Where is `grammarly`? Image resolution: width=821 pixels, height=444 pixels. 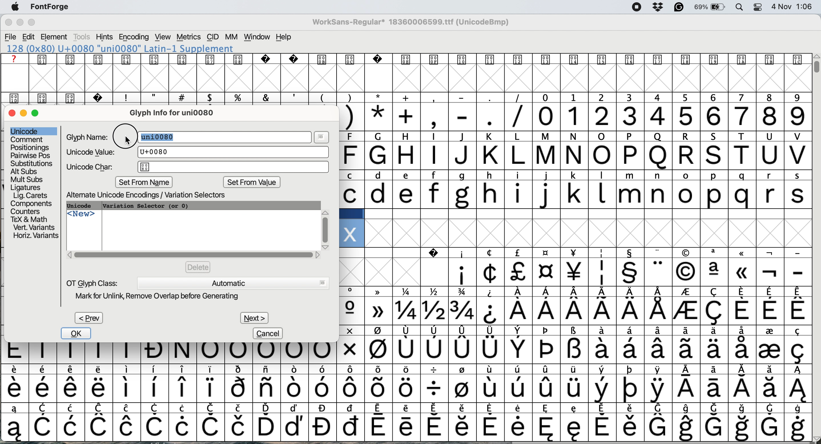
grammarly is located at coordinates (678, 7).